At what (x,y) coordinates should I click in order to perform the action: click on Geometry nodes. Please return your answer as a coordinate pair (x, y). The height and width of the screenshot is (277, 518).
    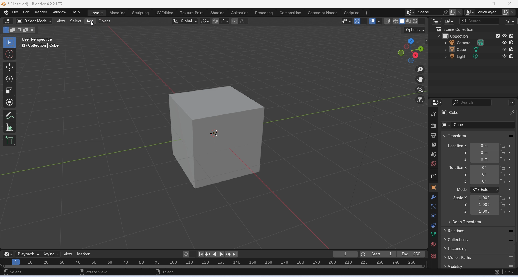
    Looking at the image, I should click on (323, 13).